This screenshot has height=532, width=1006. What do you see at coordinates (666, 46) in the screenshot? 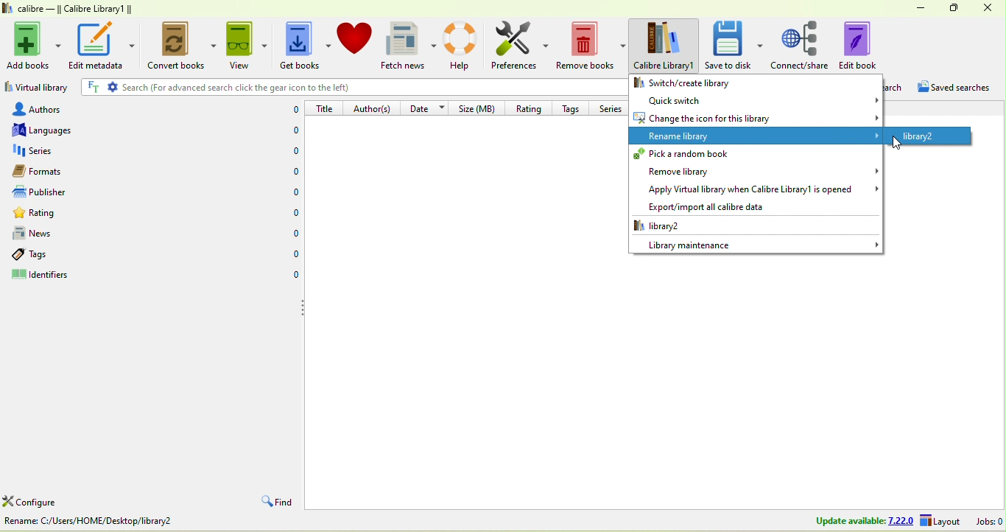
I see `calibre library1` at bounding box center [666, 46].